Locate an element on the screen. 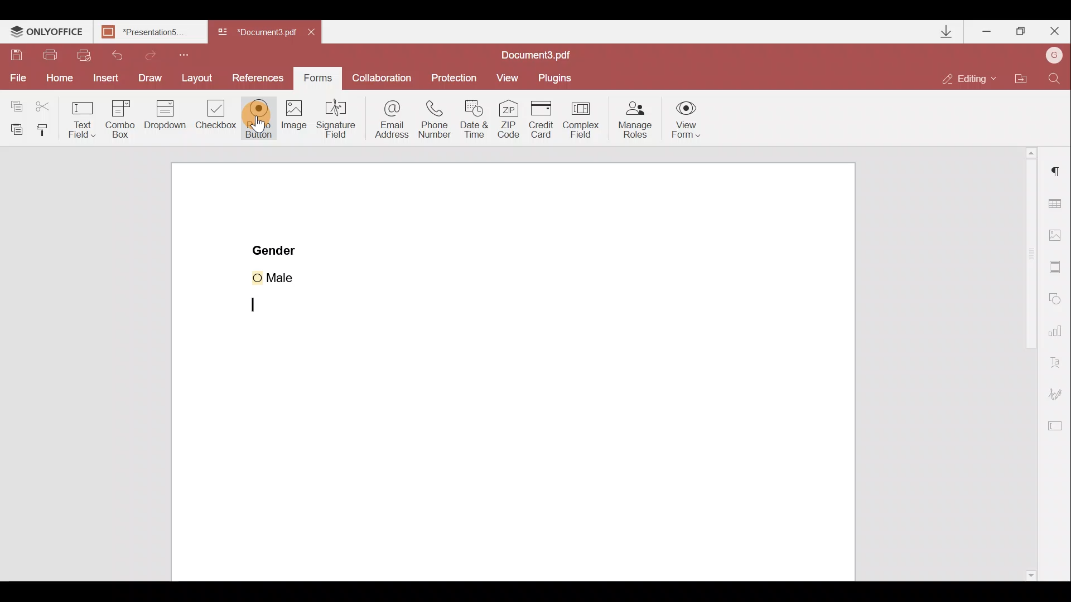 The image size is (1071, 602). File is located at coordinates (16, 79).